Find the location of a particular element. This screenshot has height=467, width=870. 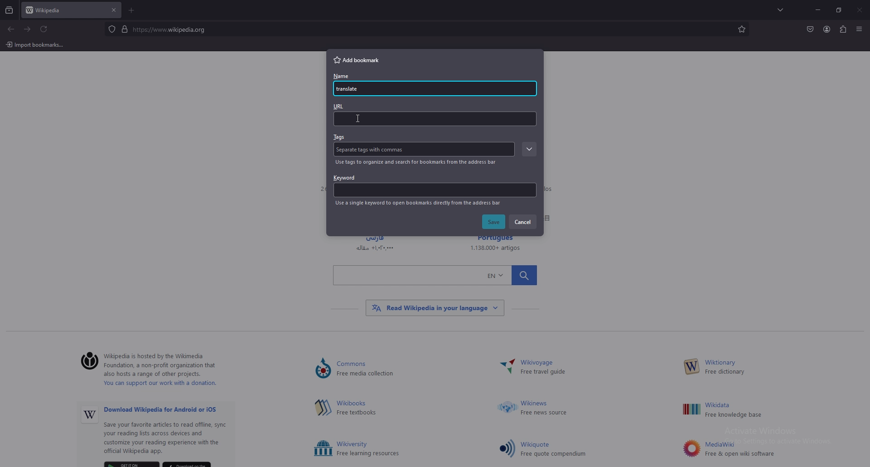

 is located at coordinates (323, 449).